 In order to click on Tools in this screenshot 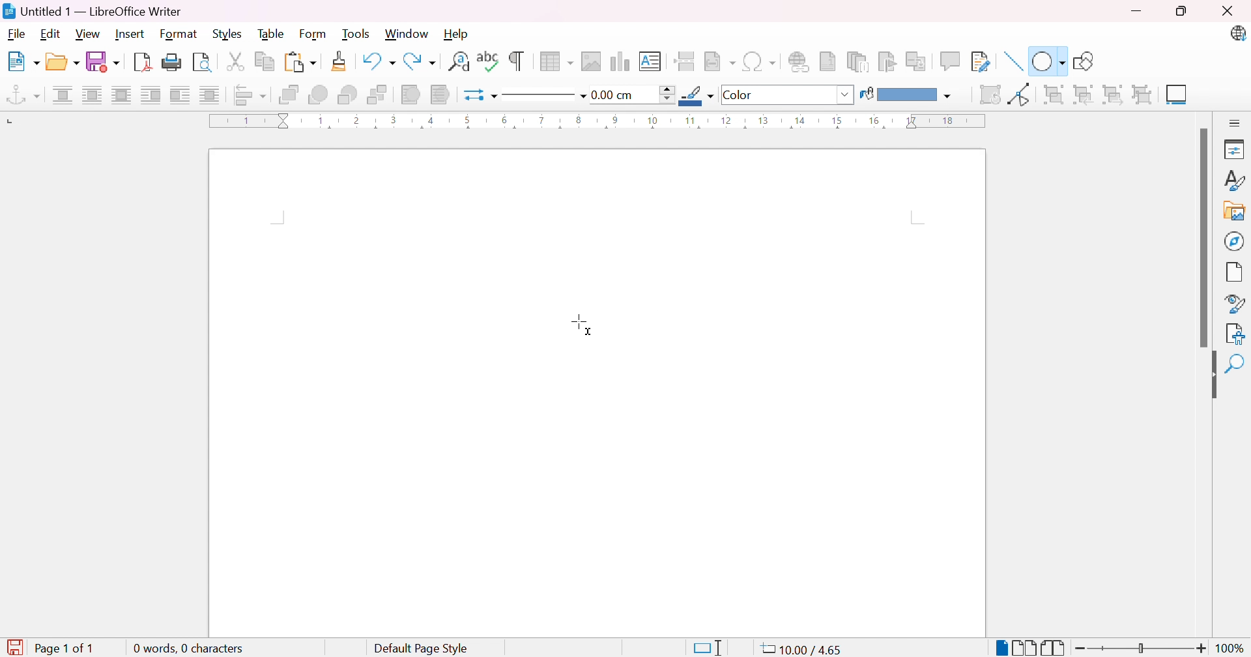, I will do `click(358, 35)`.